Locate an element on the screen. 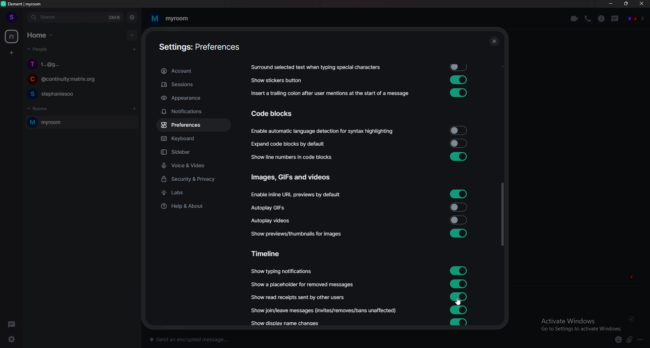 This screenshot has width=650, height=348. show read rceipts send by other users is located at coordinates (299, 297).